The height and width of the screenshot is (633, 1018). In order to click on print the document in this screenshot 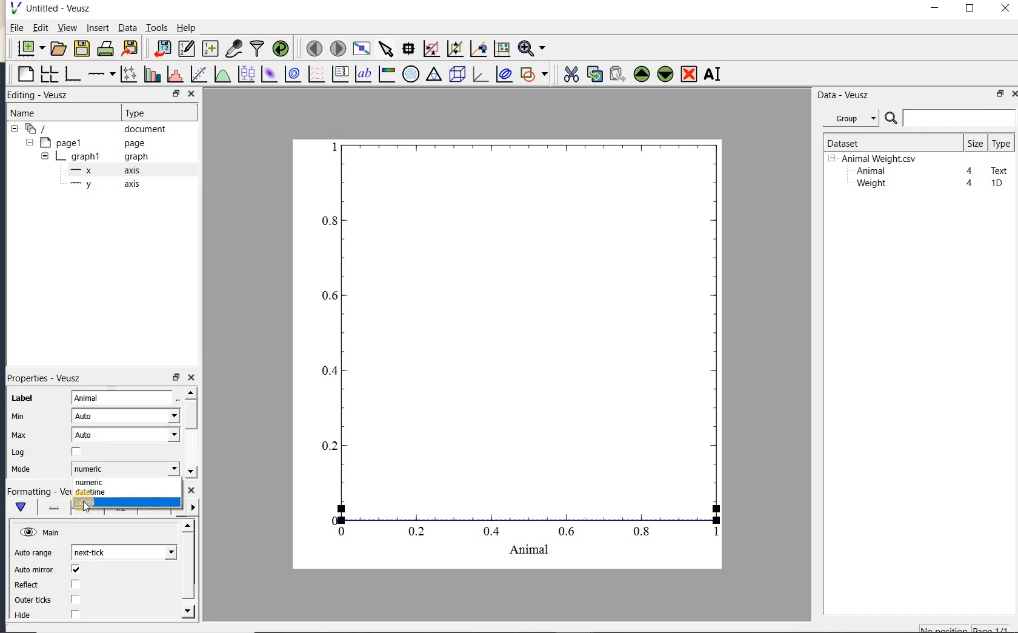, I will do `click(105, 49)`.